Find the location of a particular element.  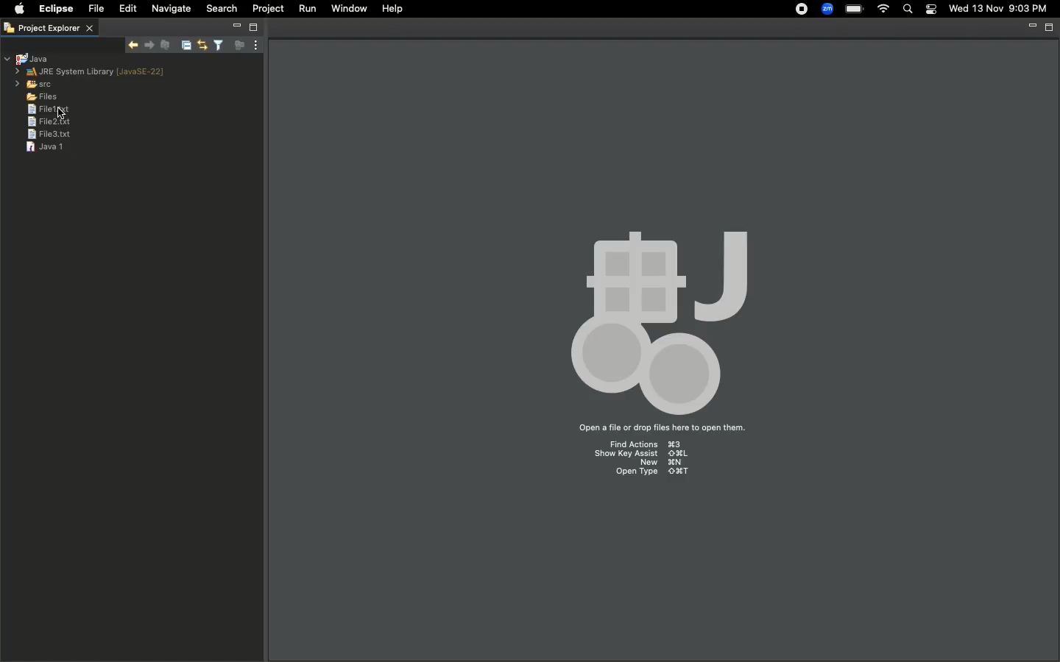

Remove selected matches is located at coordinates (165, 44).